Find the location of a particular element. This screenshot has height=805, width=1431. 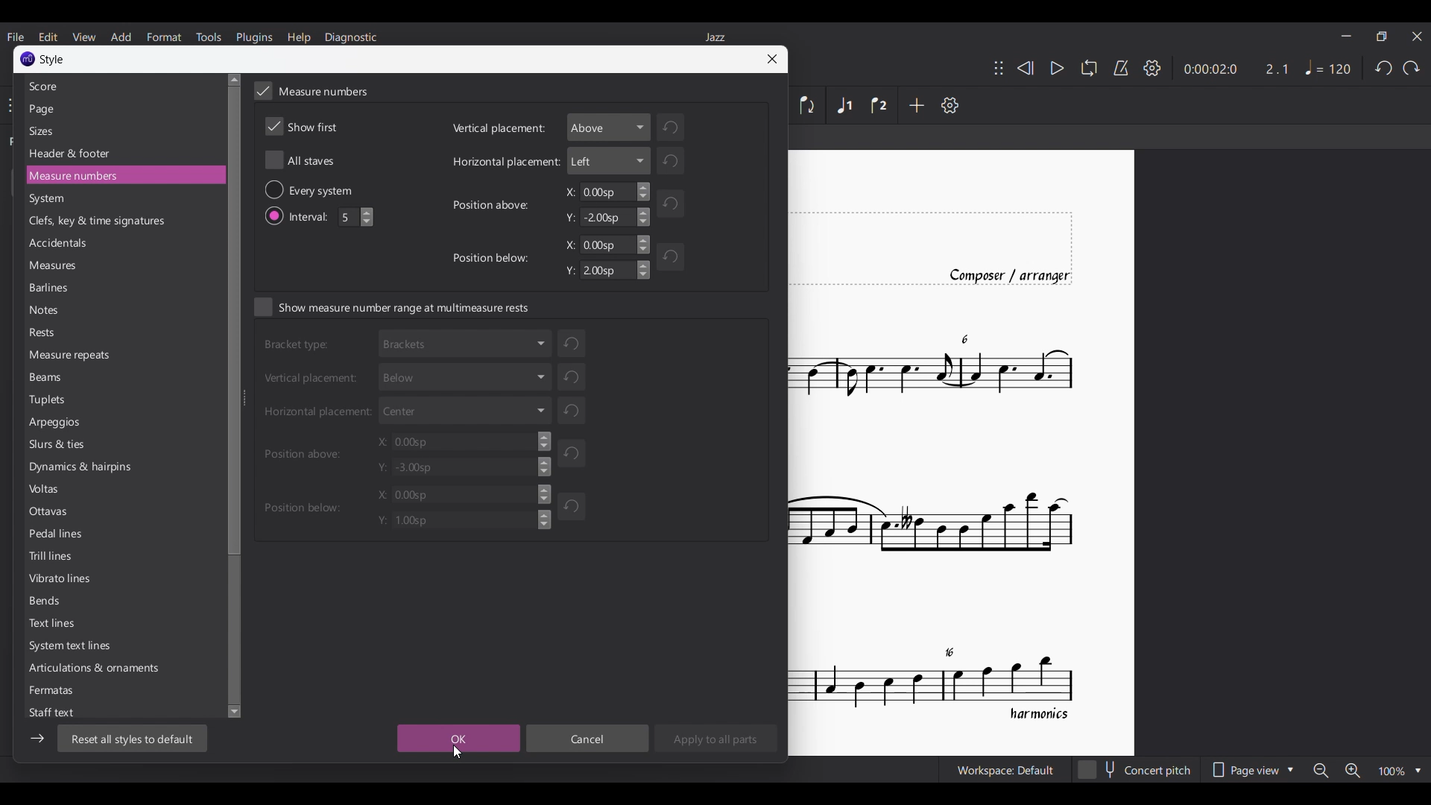

System is located at coordinates (50, 200).